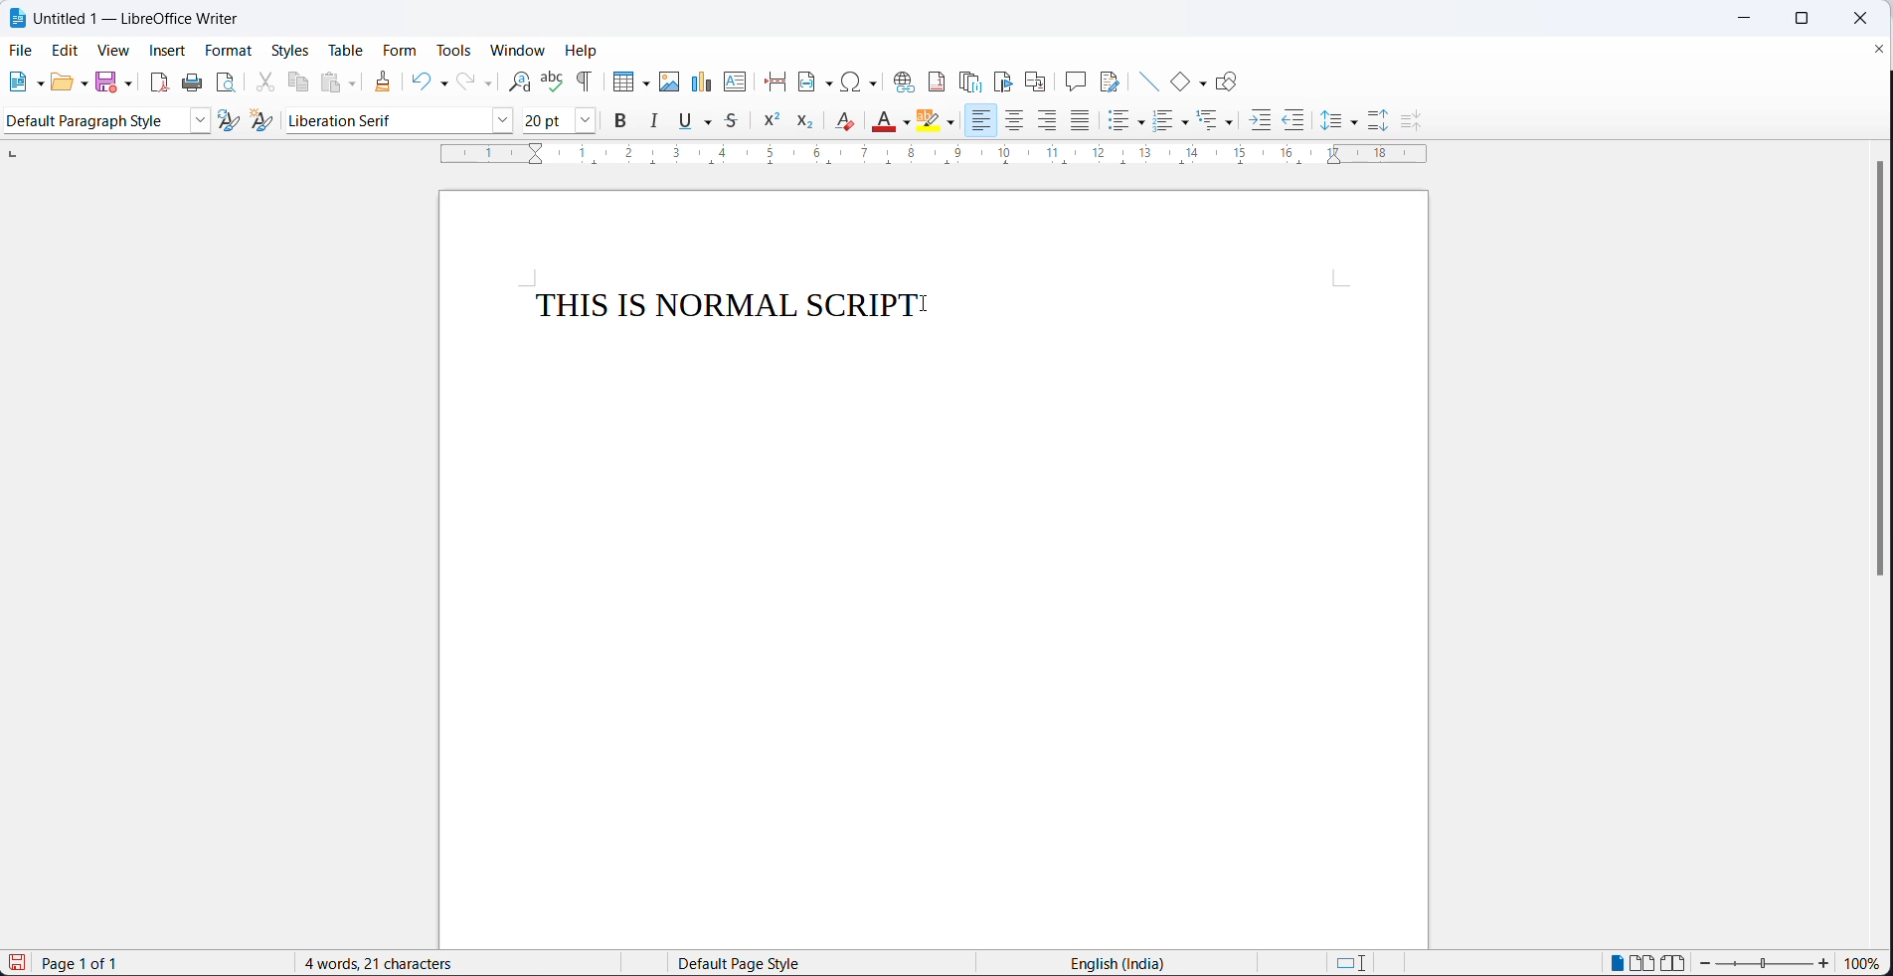 This screenshot has height=976, width=1893. I want to click on font name, so click(387, 120).